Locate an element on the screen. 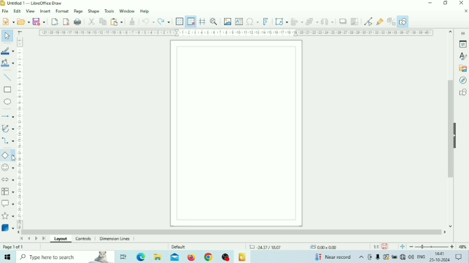  Warning is located at coordinates (385, 257).